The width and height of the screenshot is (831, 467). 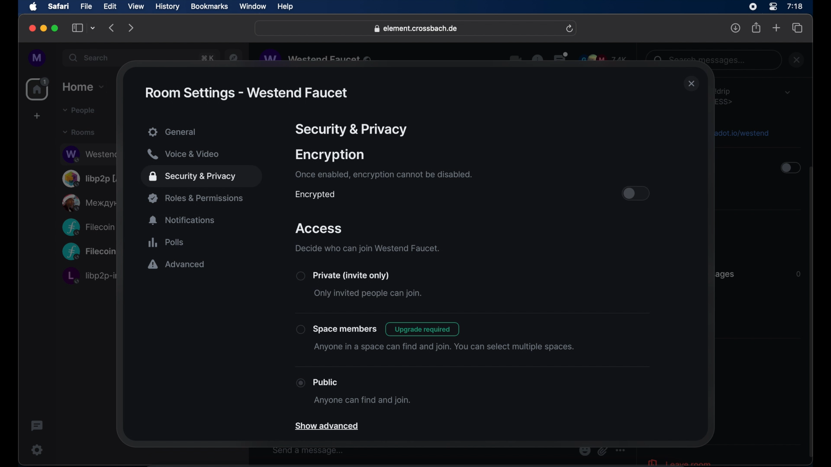 What do you see at coordinates (89, 252) in the screenshot?
I see `obscure` at bounding box center [89, 252].